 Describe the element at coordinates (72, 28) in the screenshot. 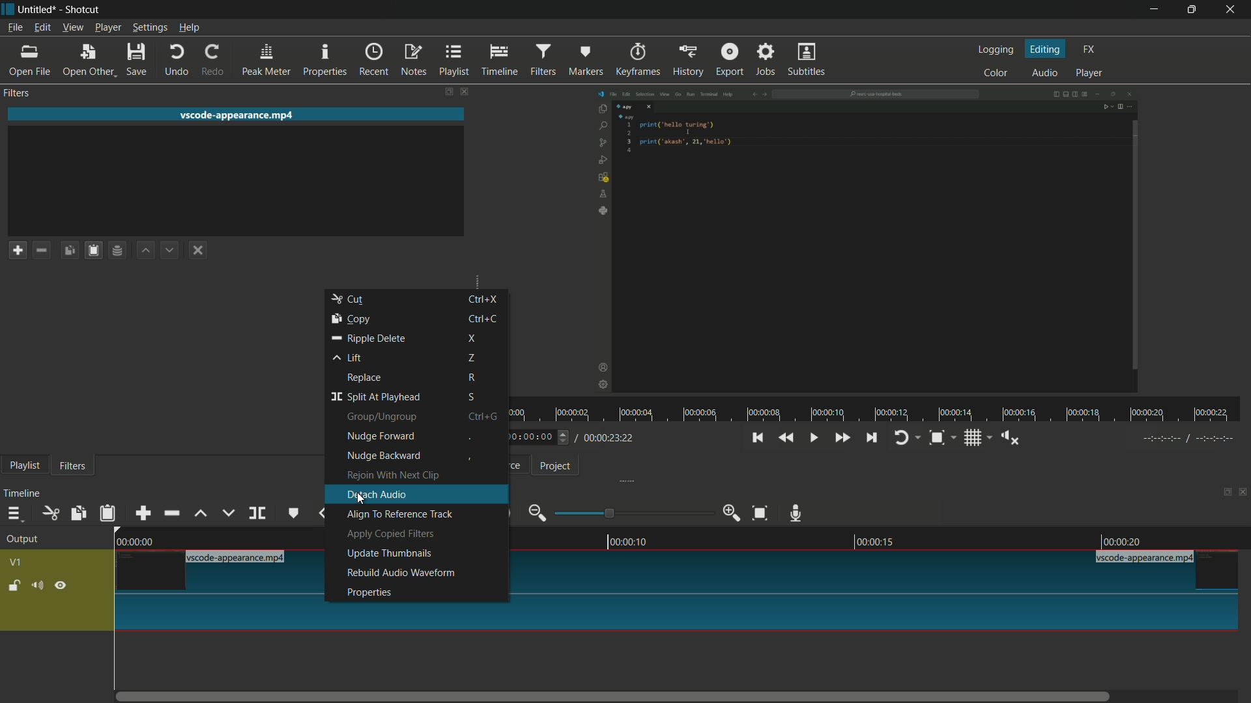

I see `view menu` at that location.